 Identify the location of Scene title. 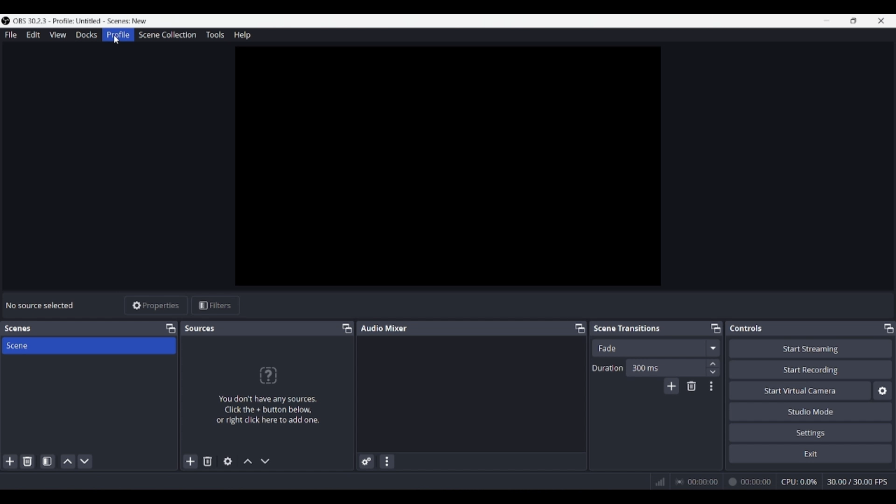
(89, 345).